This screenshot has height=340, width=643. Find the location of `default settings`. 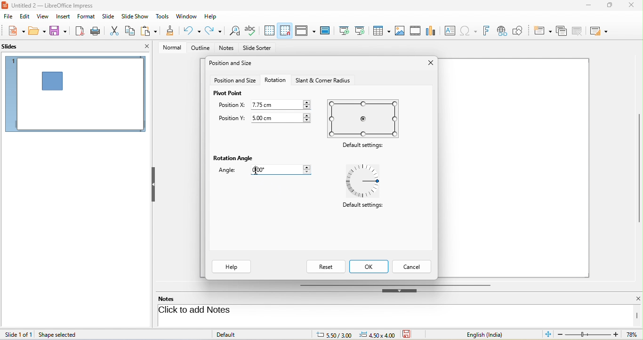

default settings is located at coordinates (366, 181).